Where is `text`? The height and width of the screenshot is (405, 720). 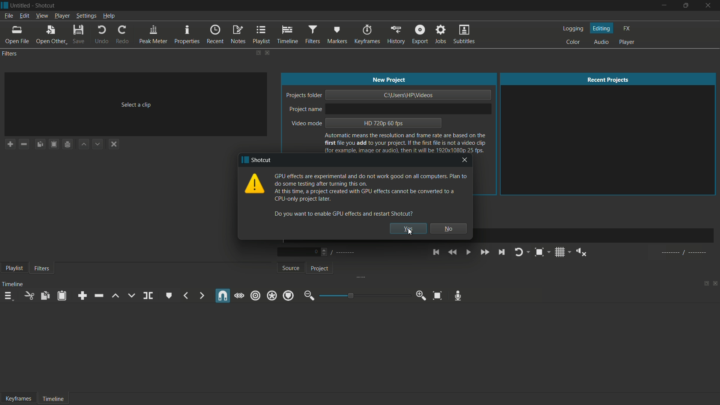
text is located at coordinates (406, 143).